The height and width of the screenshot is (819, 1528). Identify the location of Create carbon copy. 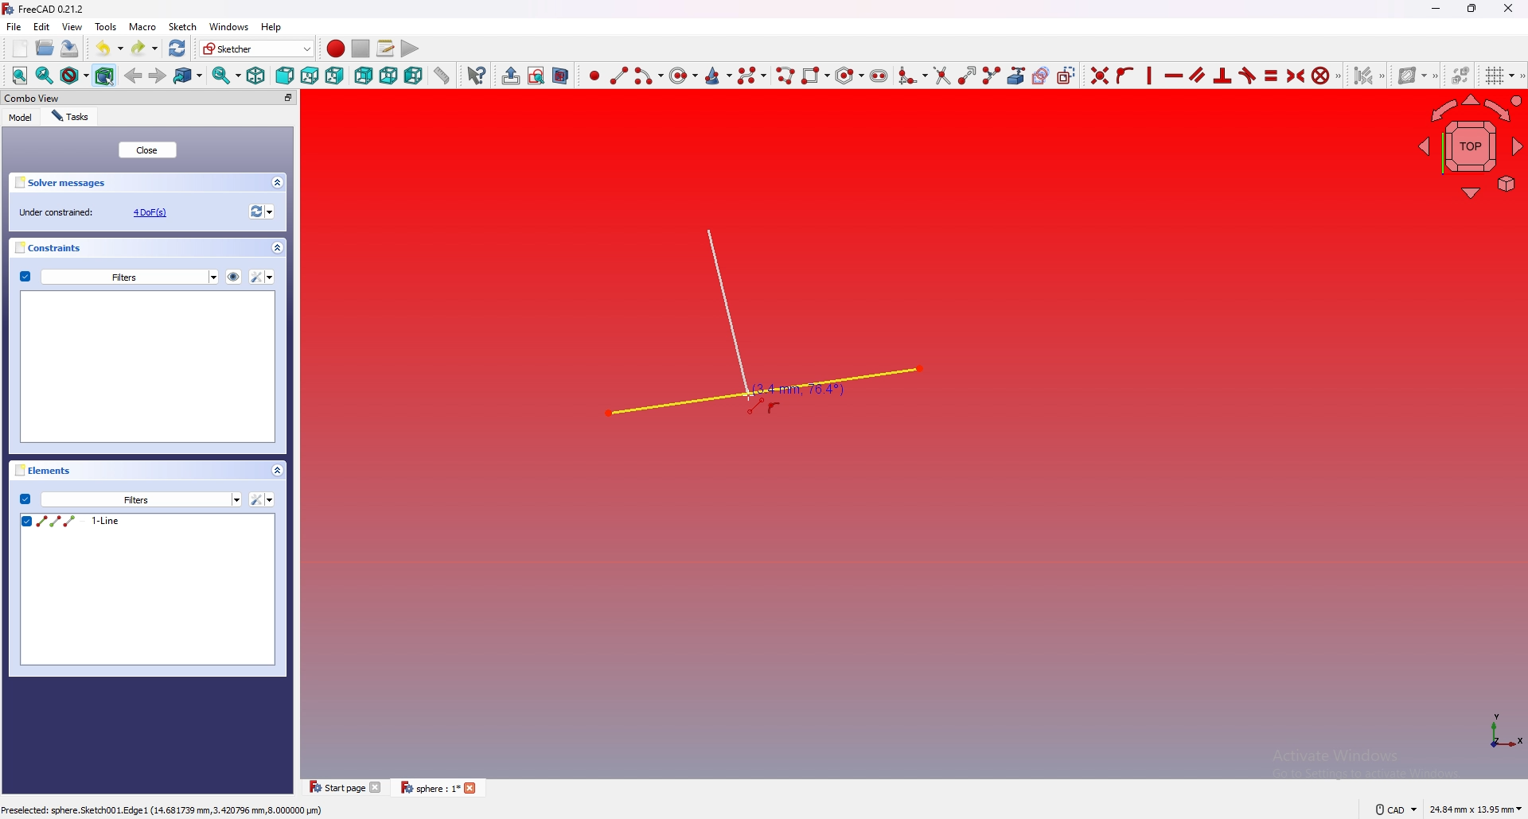
(1039, 76).